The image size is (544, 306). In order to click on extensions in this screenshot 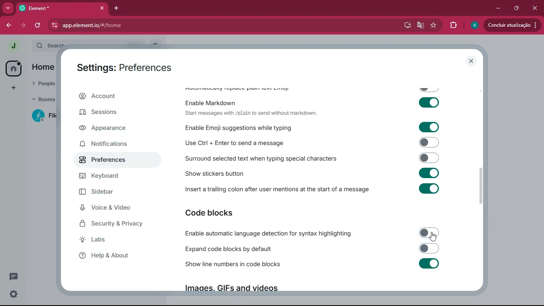, I will do `click(453, 26)`.